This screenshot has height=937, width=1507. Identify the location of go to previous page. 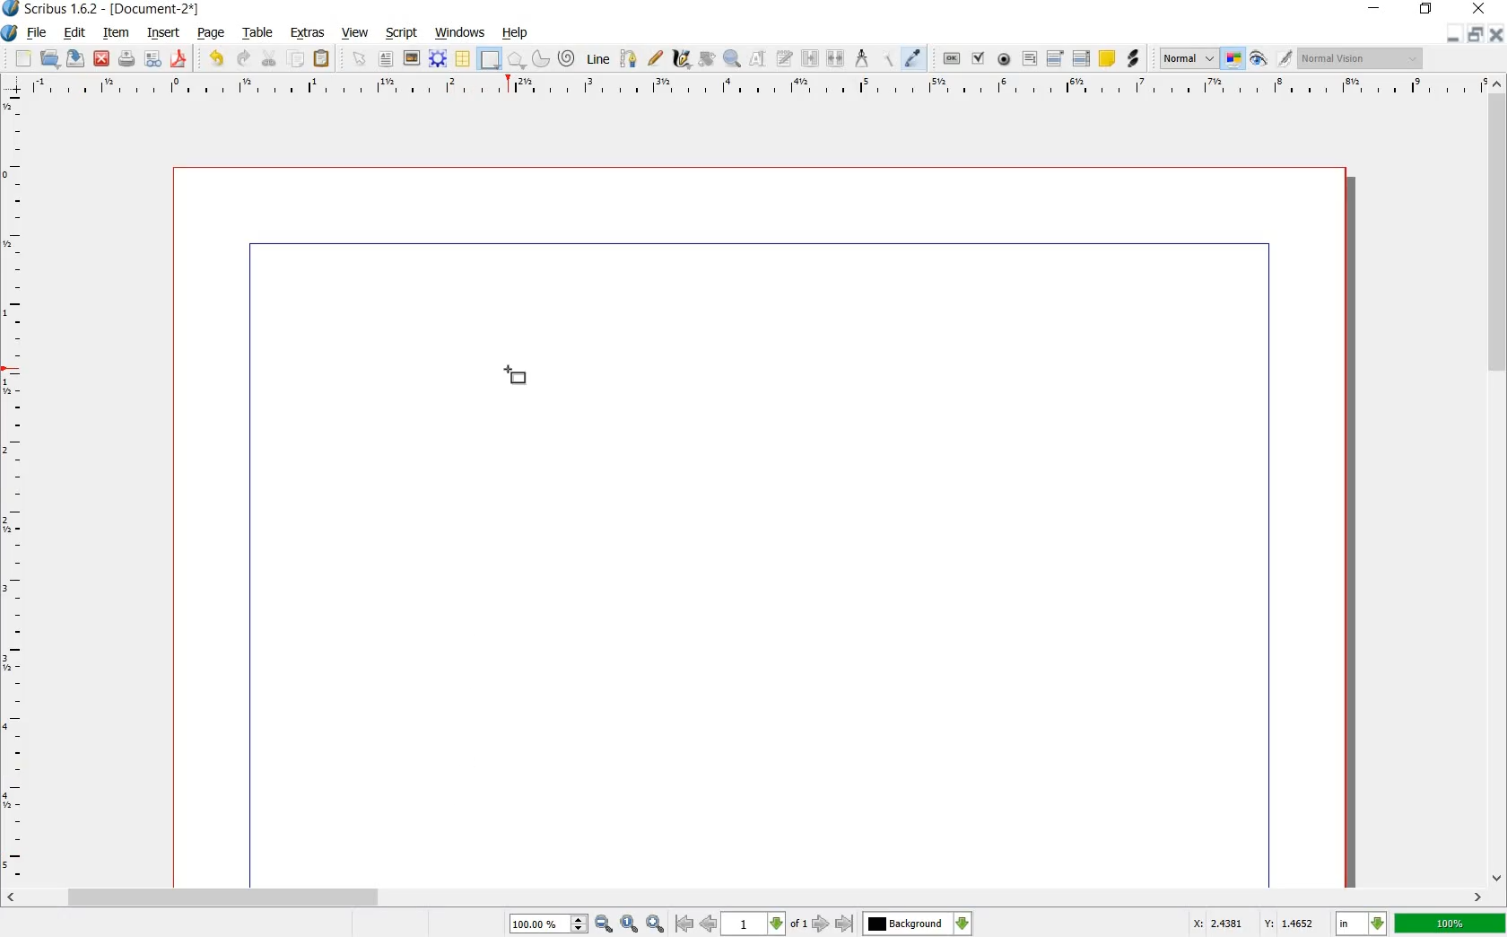
(708, 924).